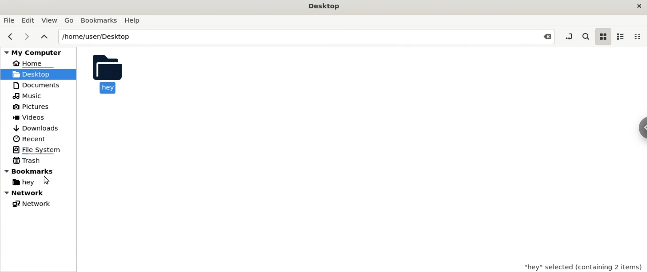 Image resolution: width=647 pixels, height=272 pixels. Describe the element at coordinates (324, 5) in the screenshot. I see `Desktop` at that location.